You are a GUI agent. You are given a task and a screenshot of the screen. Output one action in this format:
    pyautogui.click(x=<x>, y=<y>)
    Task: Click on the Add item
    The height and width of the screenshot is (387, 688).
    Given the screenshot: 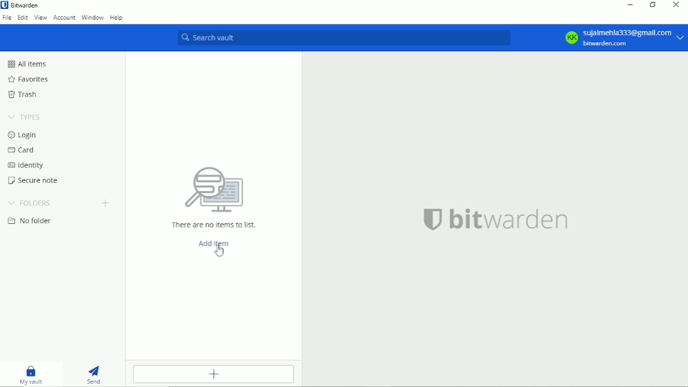 What is the action you would take?
    pyautogui.click(x=214, y=374)
    